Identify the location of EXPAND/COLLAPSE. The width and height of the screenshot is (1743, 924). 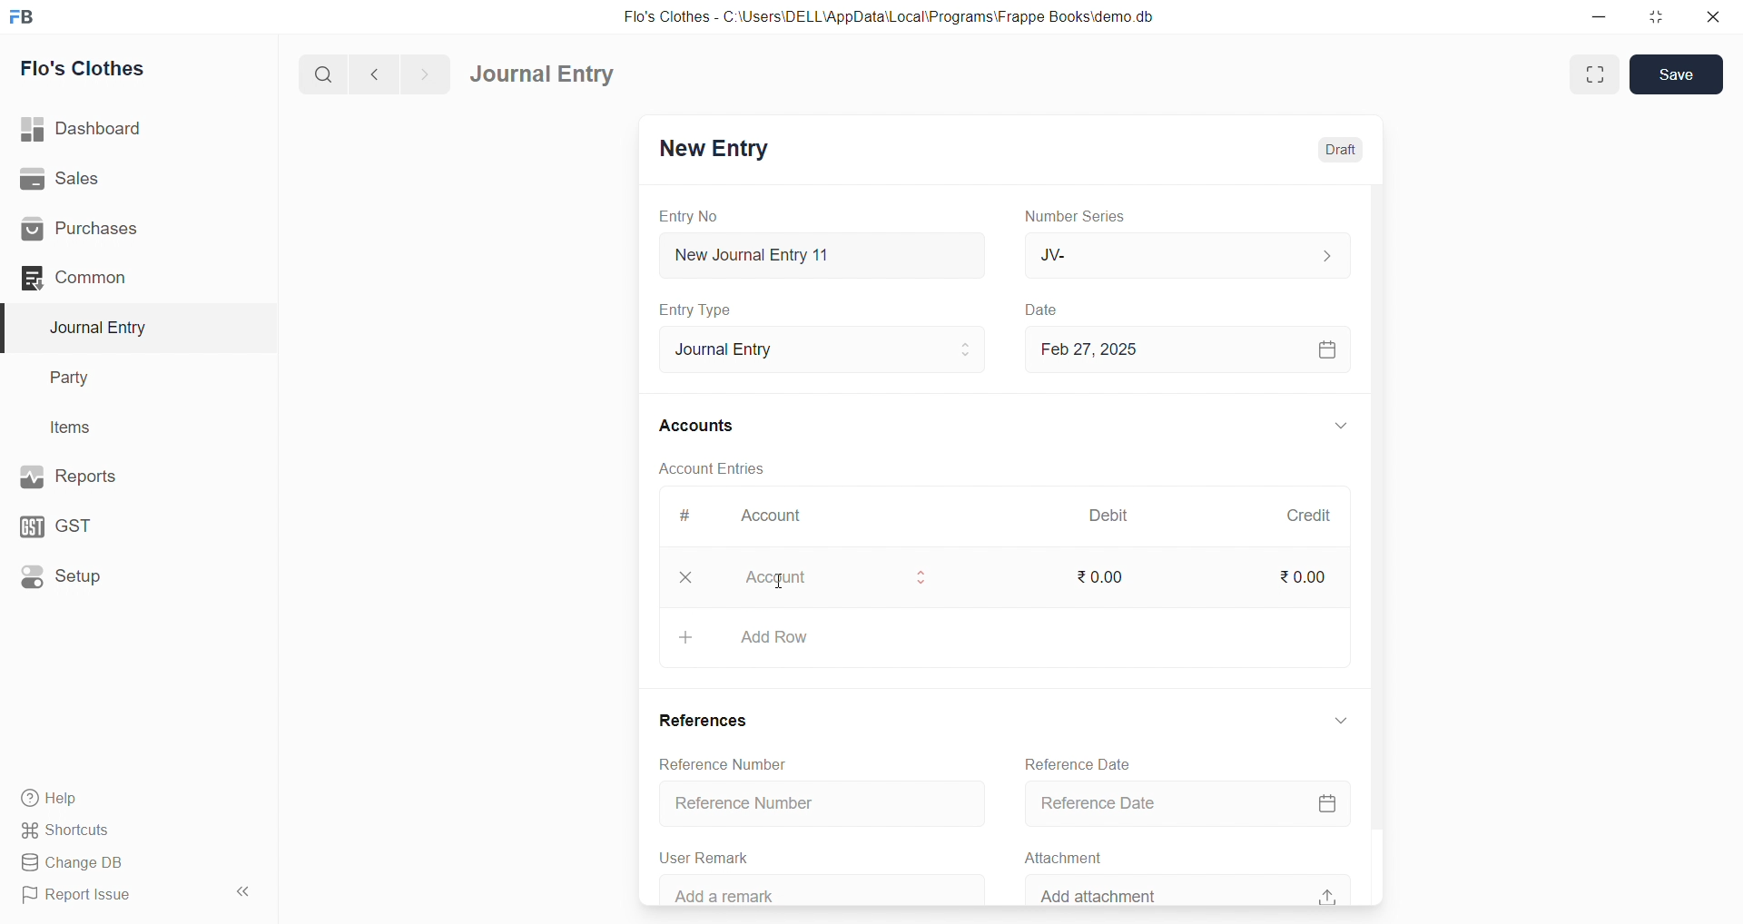
(1340, 426).